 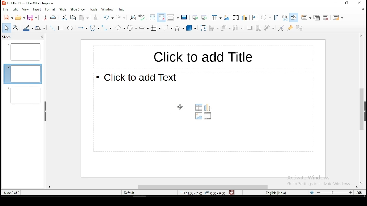 What do you see at coordinates (70, 29) in the screenshot?
I see `ellipse` at bounding box center [70, 29].